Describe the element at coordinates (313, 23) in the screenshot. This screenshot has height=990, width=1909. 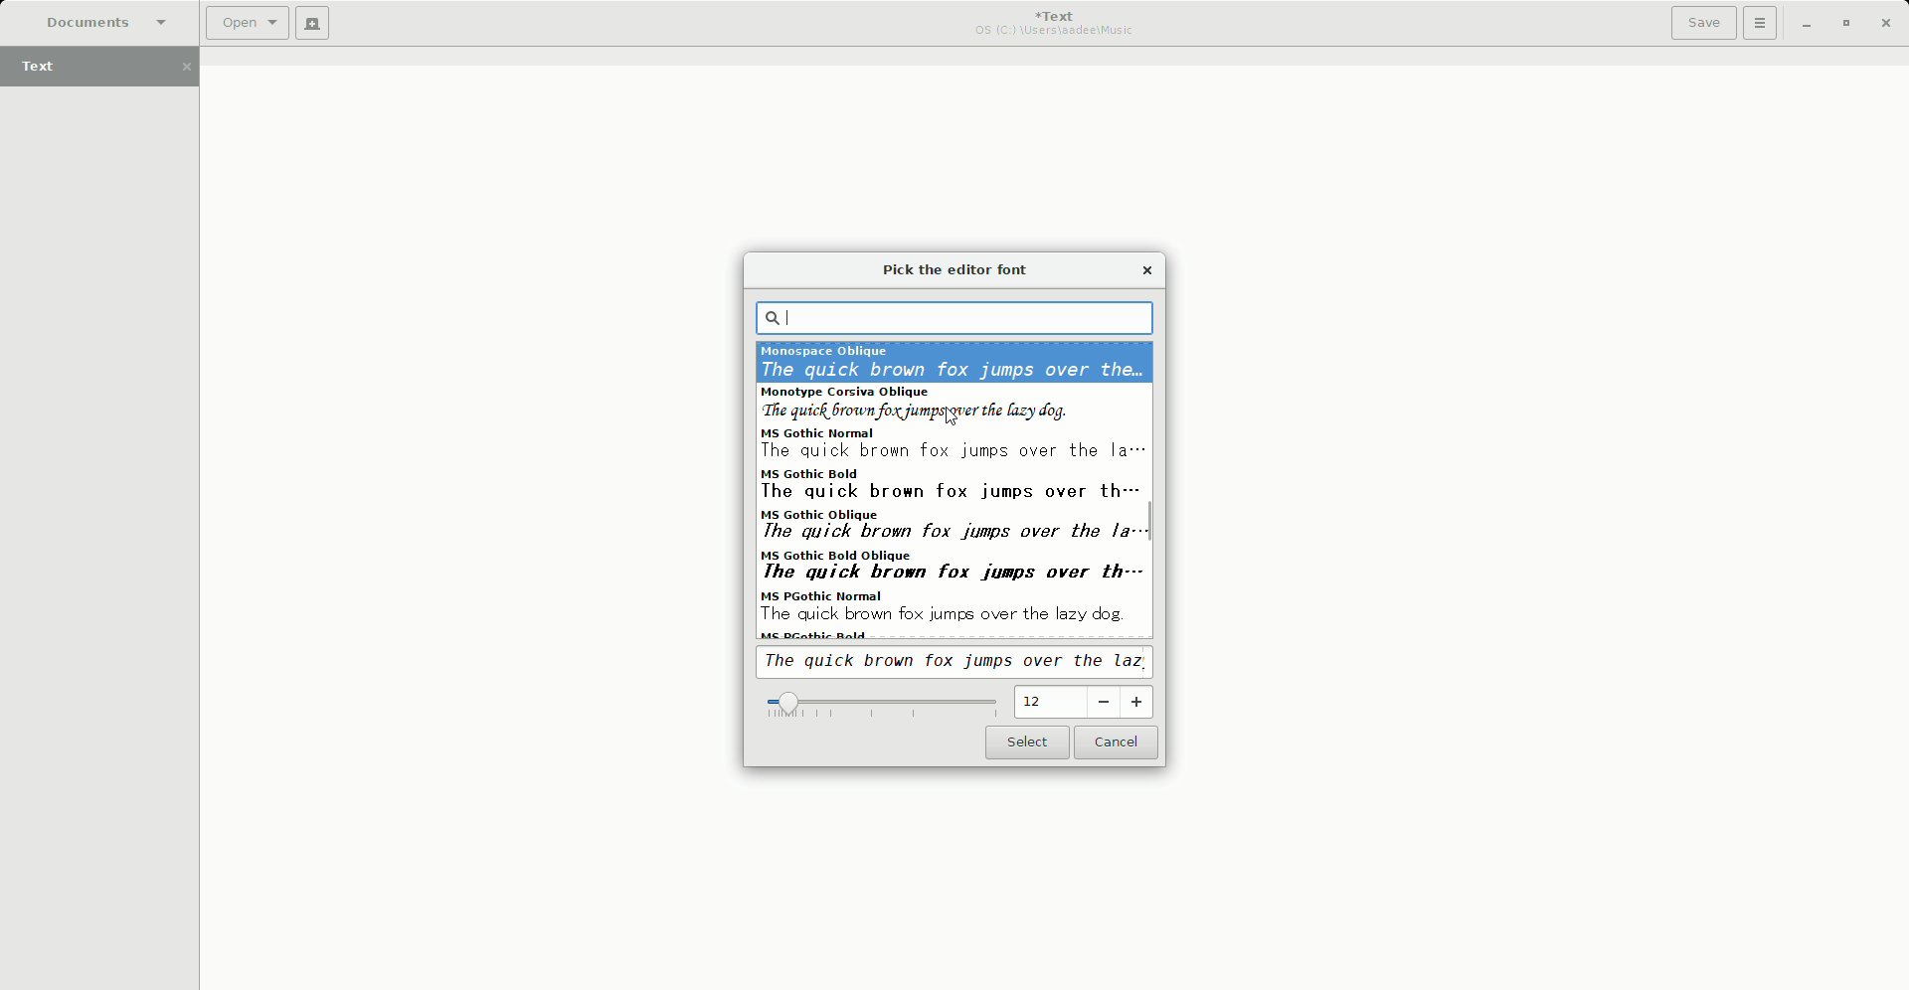
I see `New` at that location.